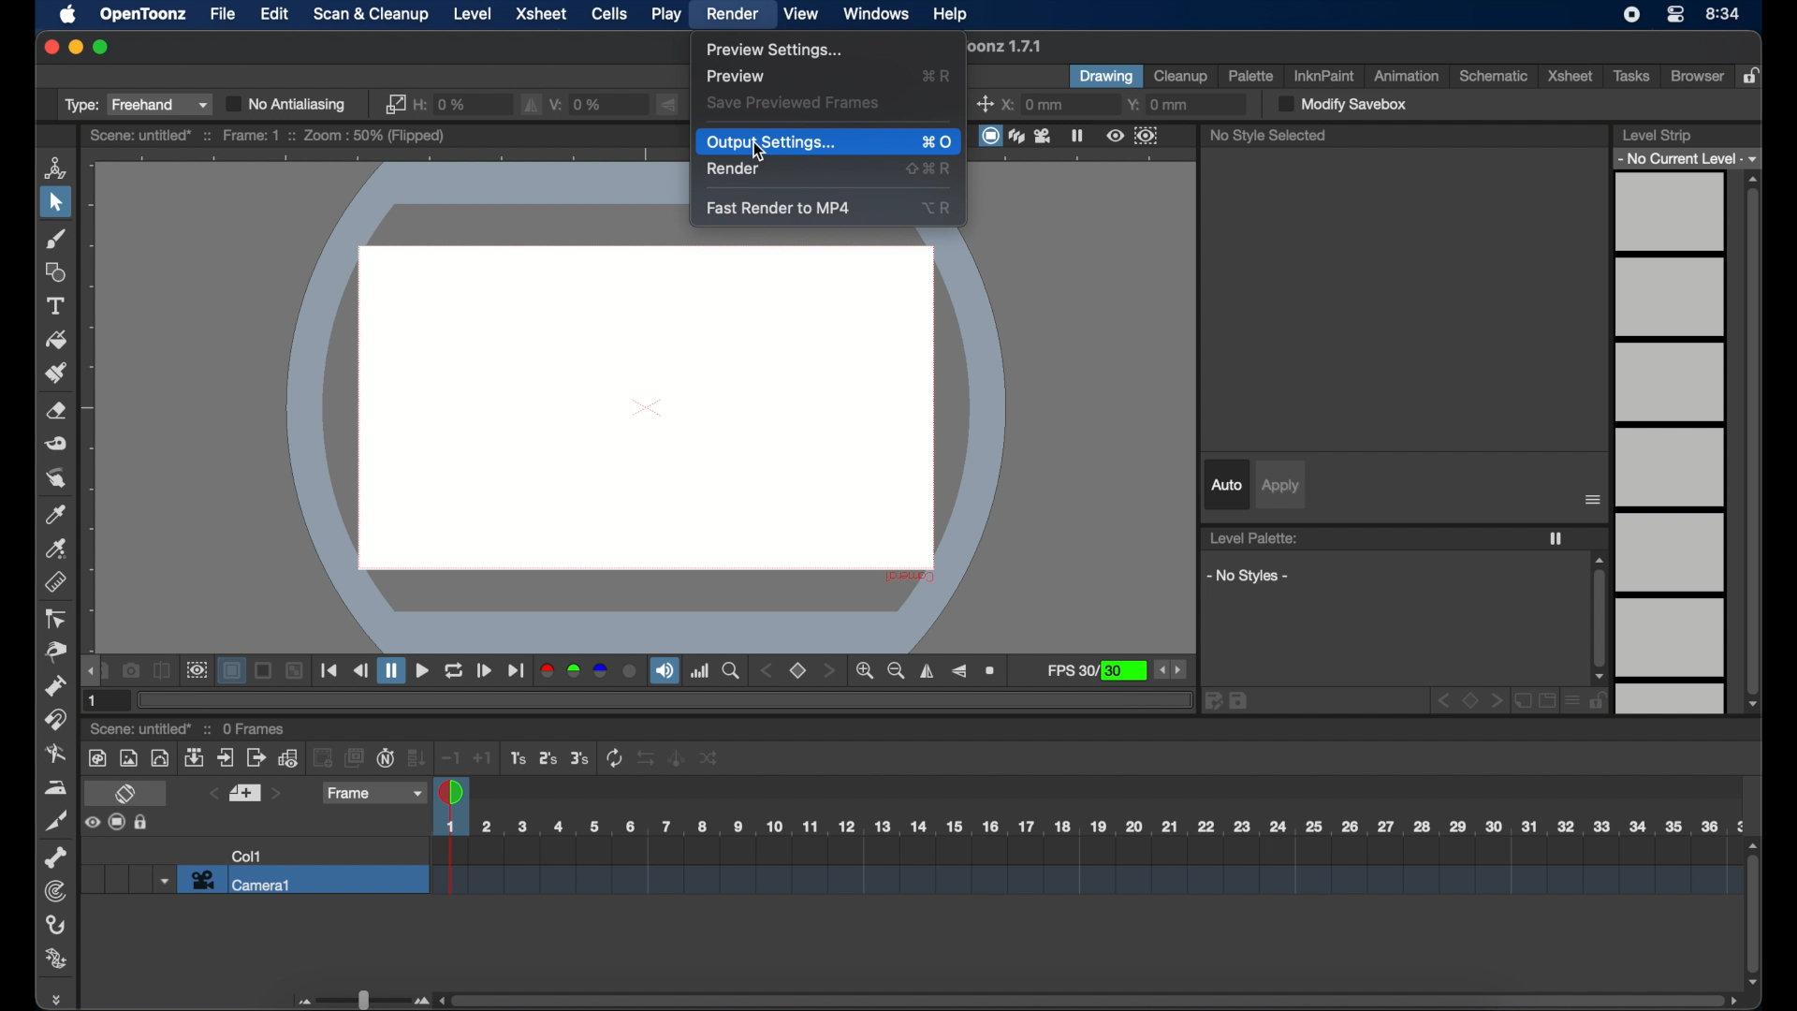 The image size is (1797, 1011). I want to click on plastic tool, so click(57, 960).